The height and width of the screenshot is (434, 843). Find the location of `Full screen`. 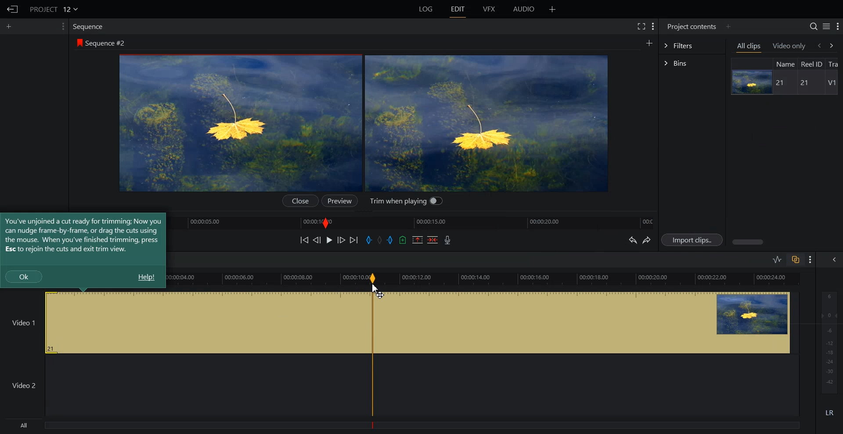

Full screen is located at coordinates (641, 26).